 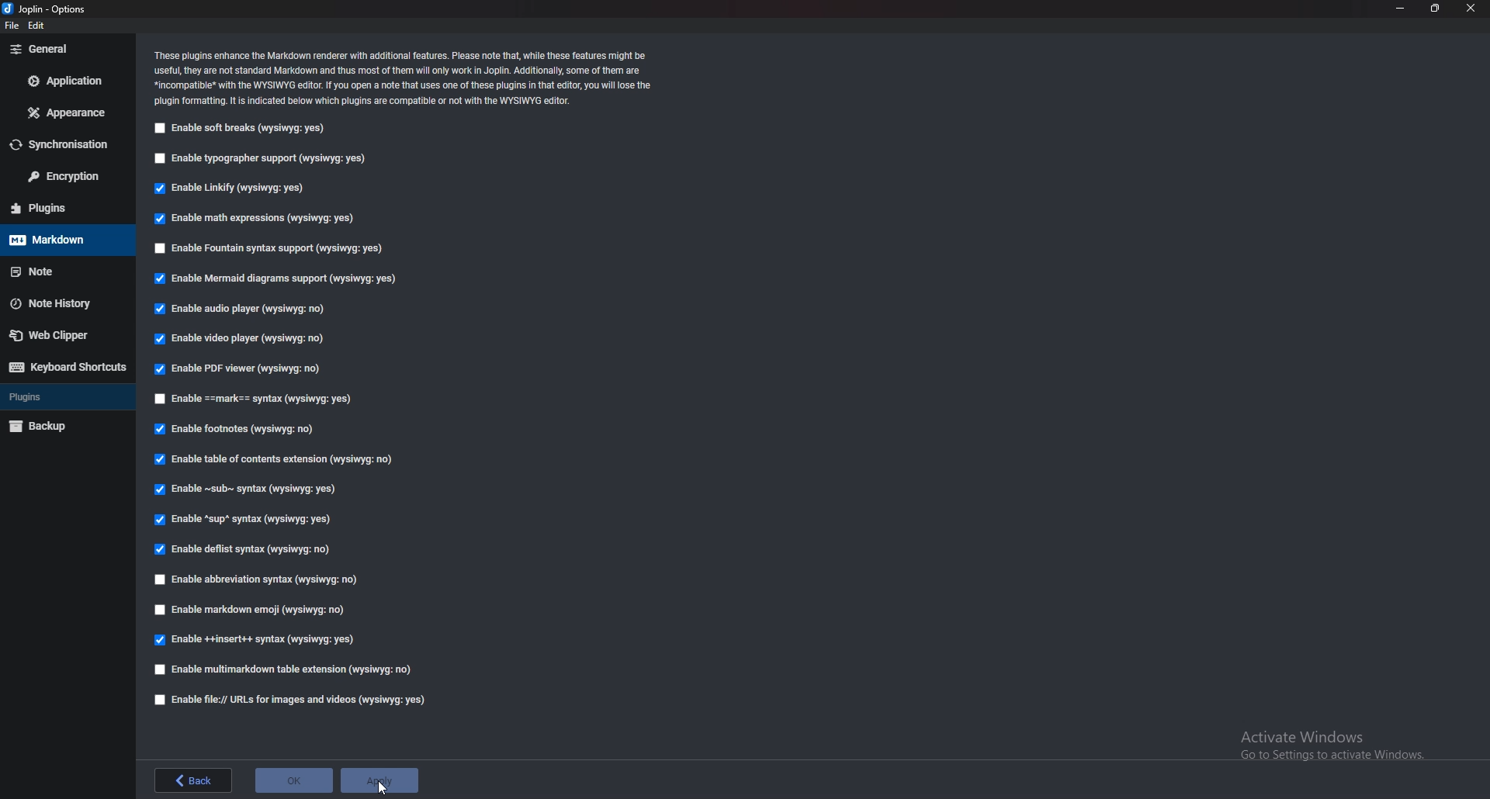 I want to click on file, so click(x=11, y=25).